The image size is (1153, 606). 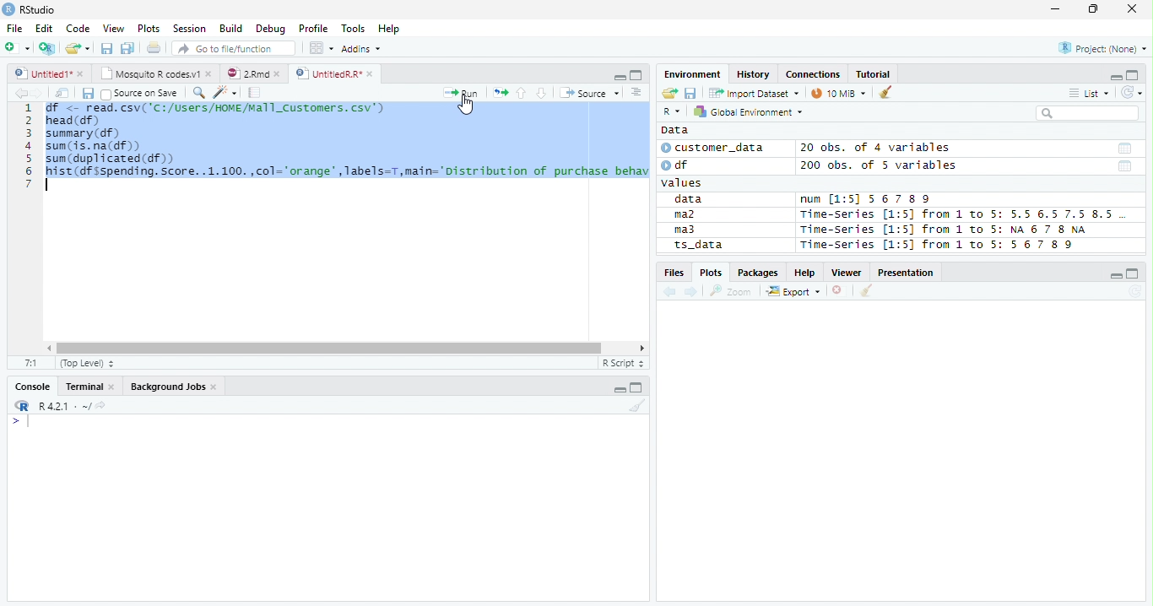 I want to click on Date, so click(x=1125, y=167).